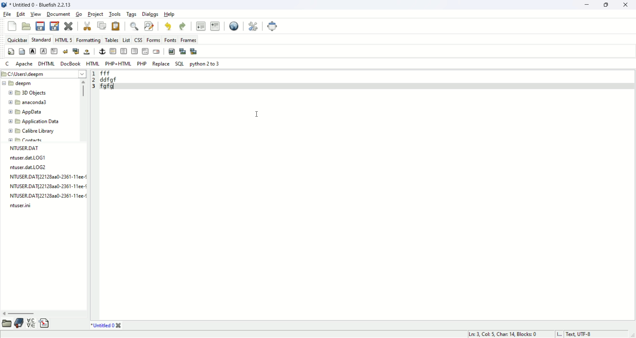 This screenshot has height=338, width=636. What do you see at coordinates (70, 64) in the screenshot?
I see `Docbook` at bounding box center [70, 64].